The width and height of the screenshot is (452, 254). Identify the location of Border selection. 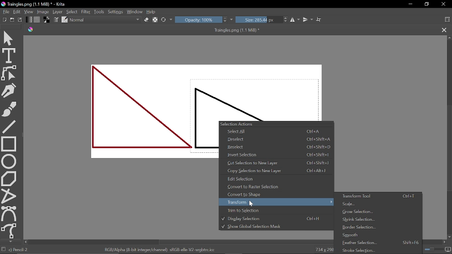
(377, 228).